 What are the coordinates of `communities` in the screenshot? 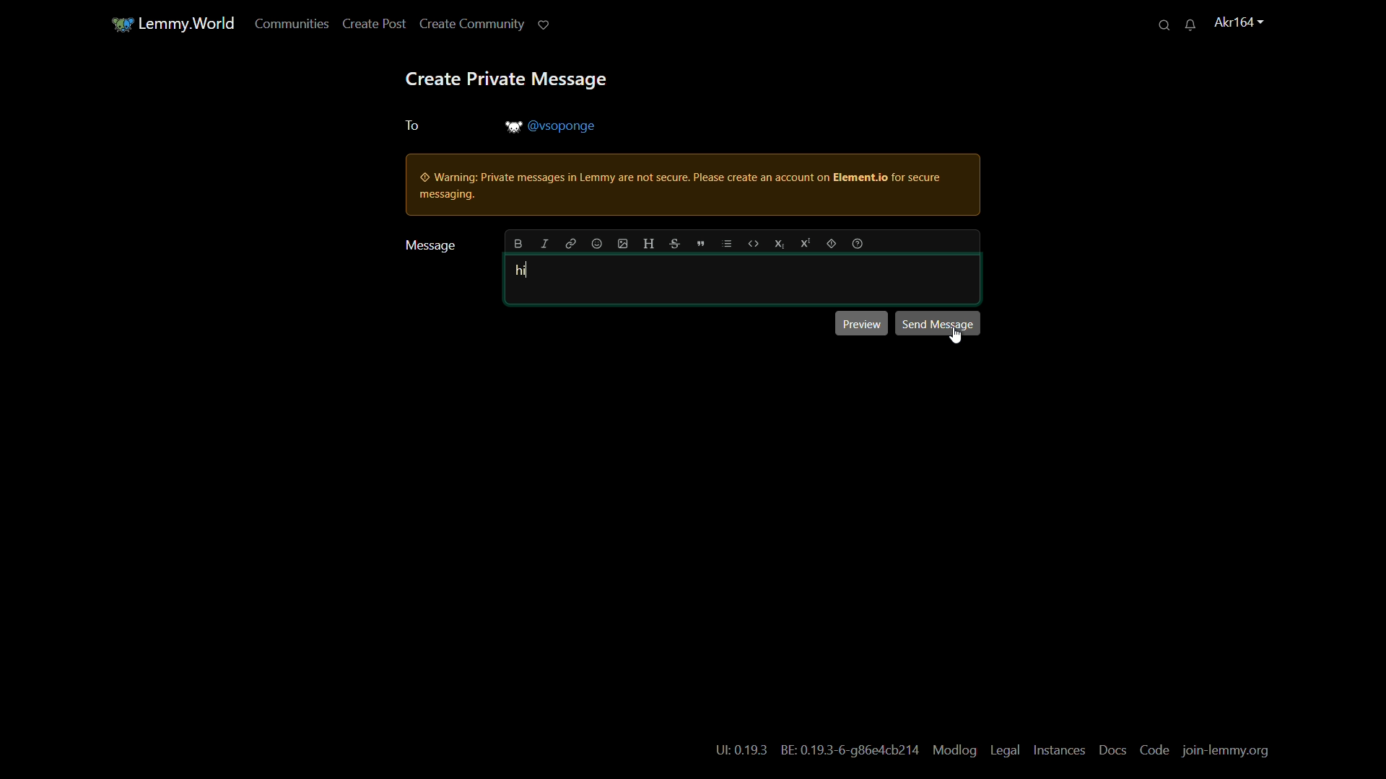 It's located at (284, 25).